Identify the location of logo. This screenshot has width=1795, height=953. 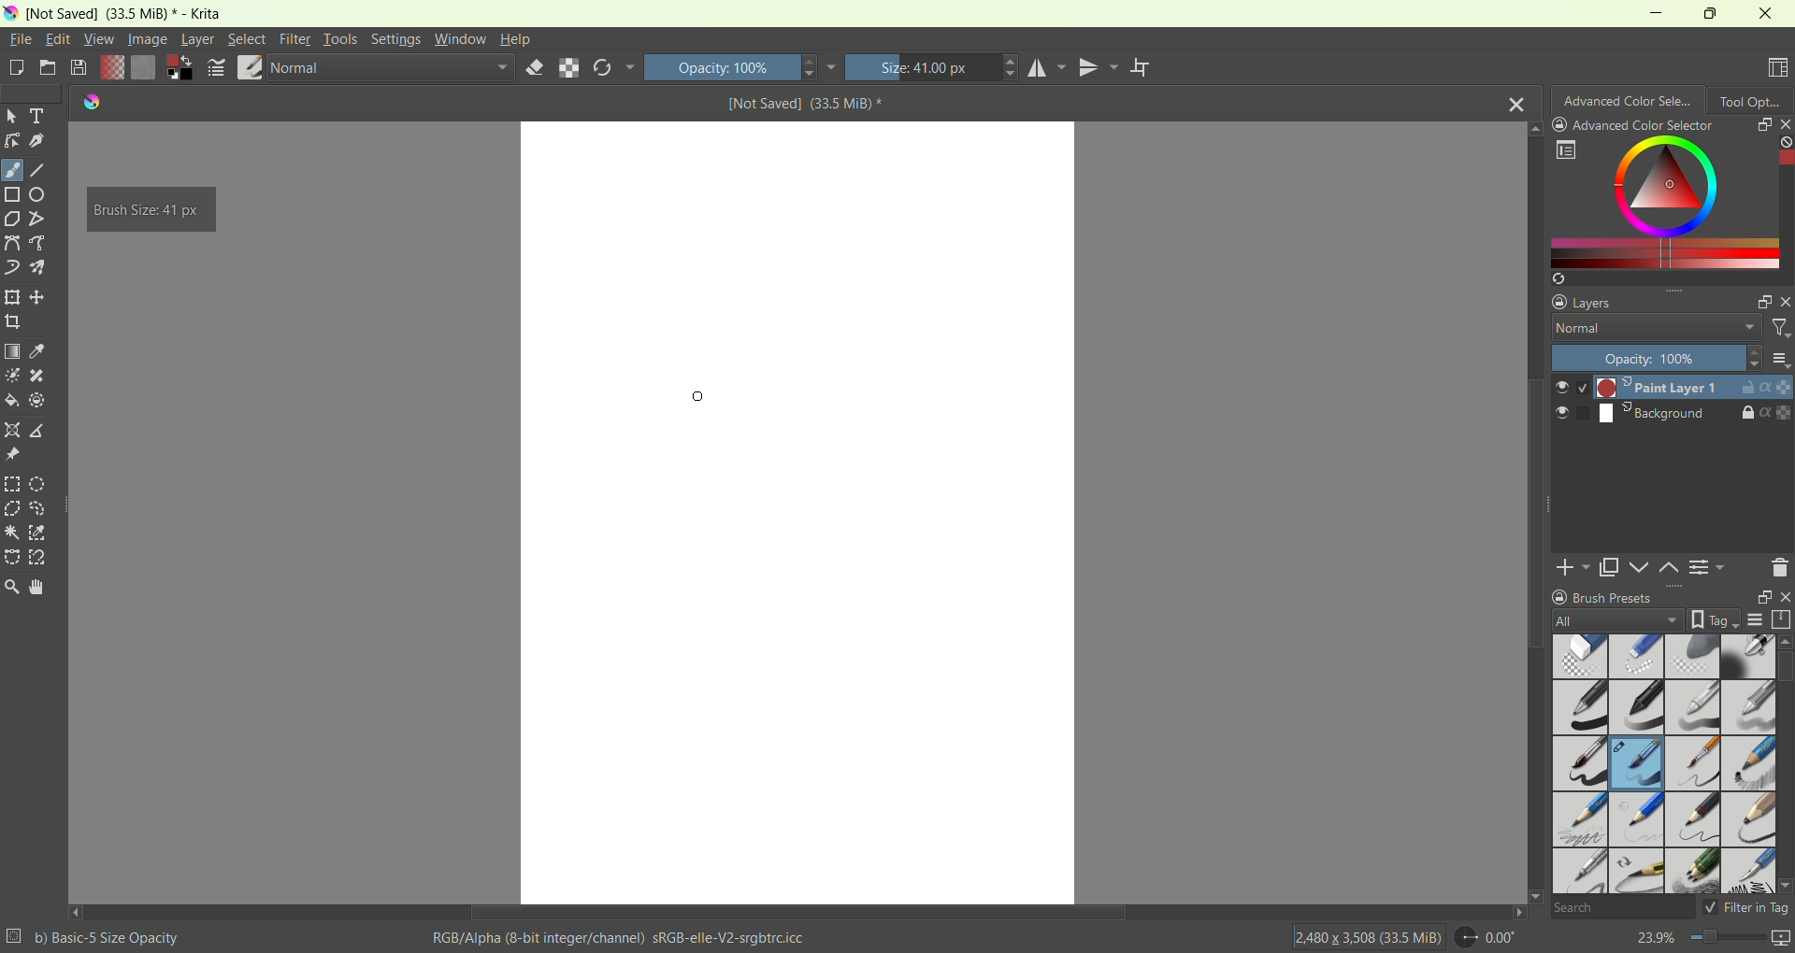
(87, 102).